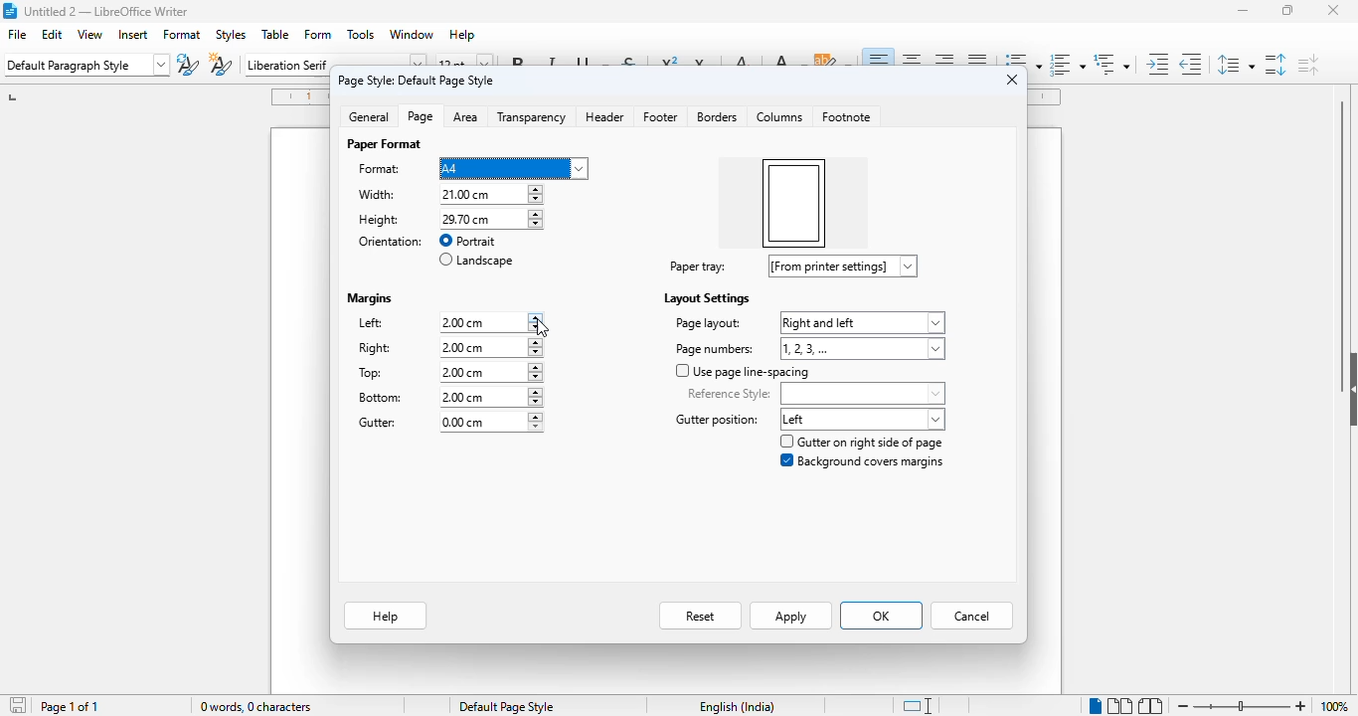 The height and width of the screenshot is (716, 1358). Describe the element at coordinates (514, 170) in the screenshot. I see `format options dropdown` at that location.